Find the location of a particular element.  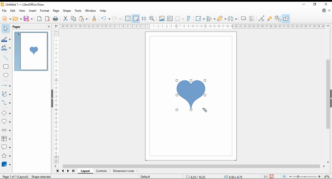

stars and banners is located at coordinates (6, 156).